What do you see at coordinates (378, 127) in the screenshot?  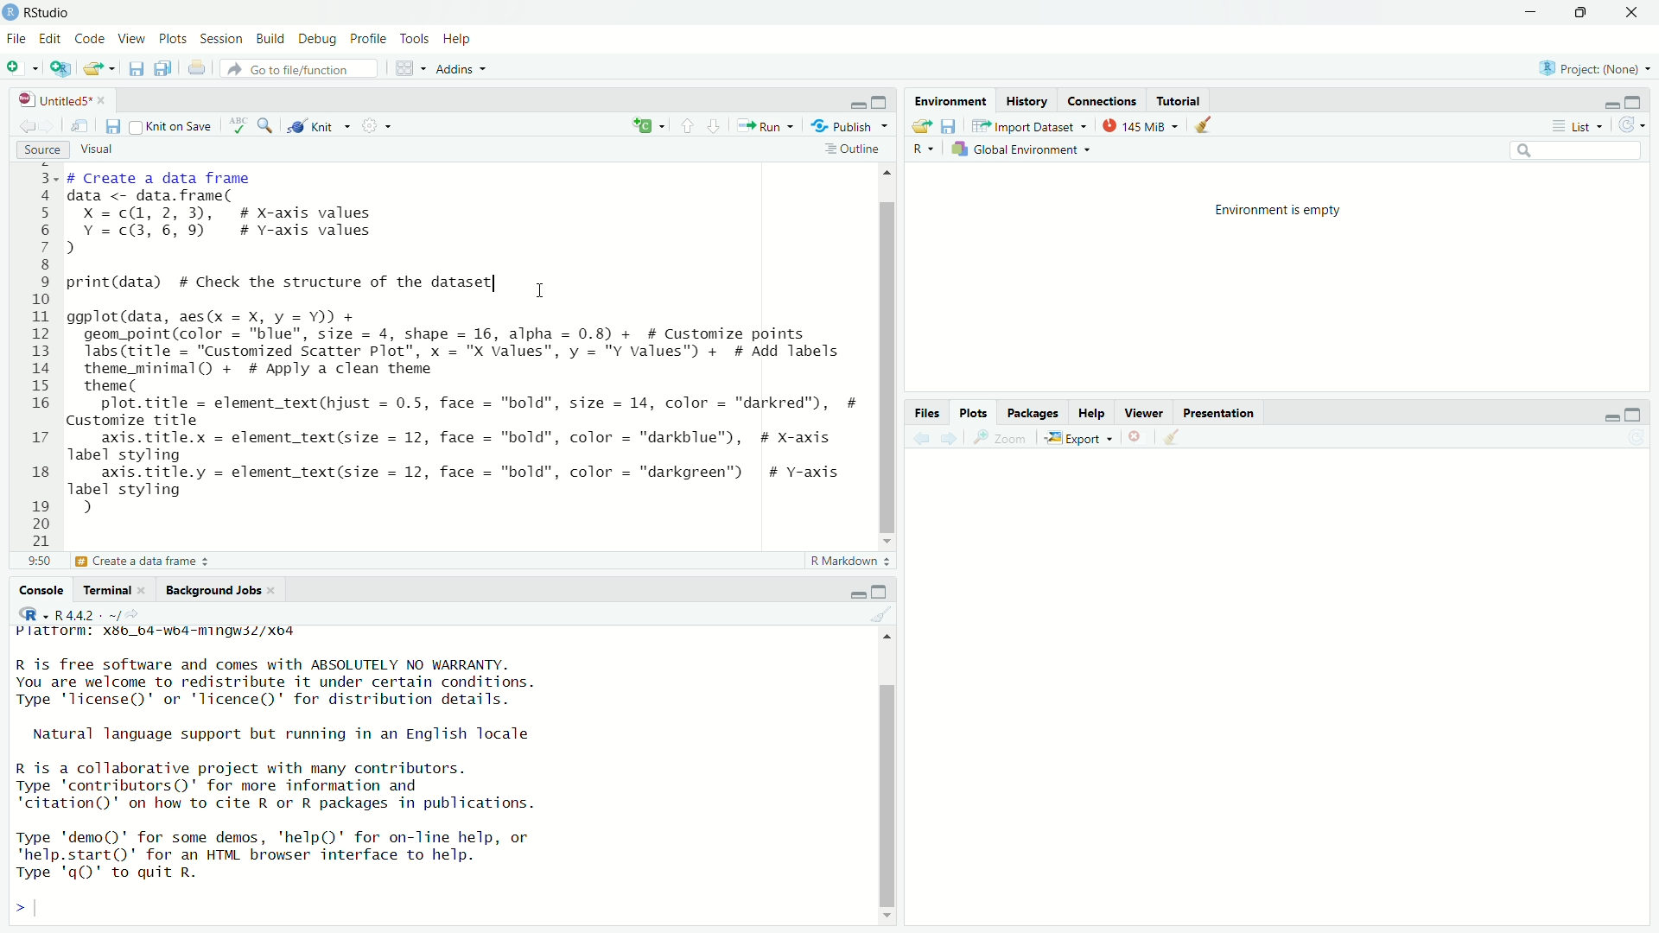 I see `Settings` at bounding box center [378, 127].